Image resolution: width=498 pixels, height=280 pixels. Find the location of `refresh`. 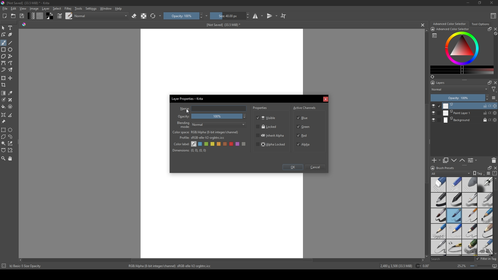

refresh is located at coordinates (432, 77).